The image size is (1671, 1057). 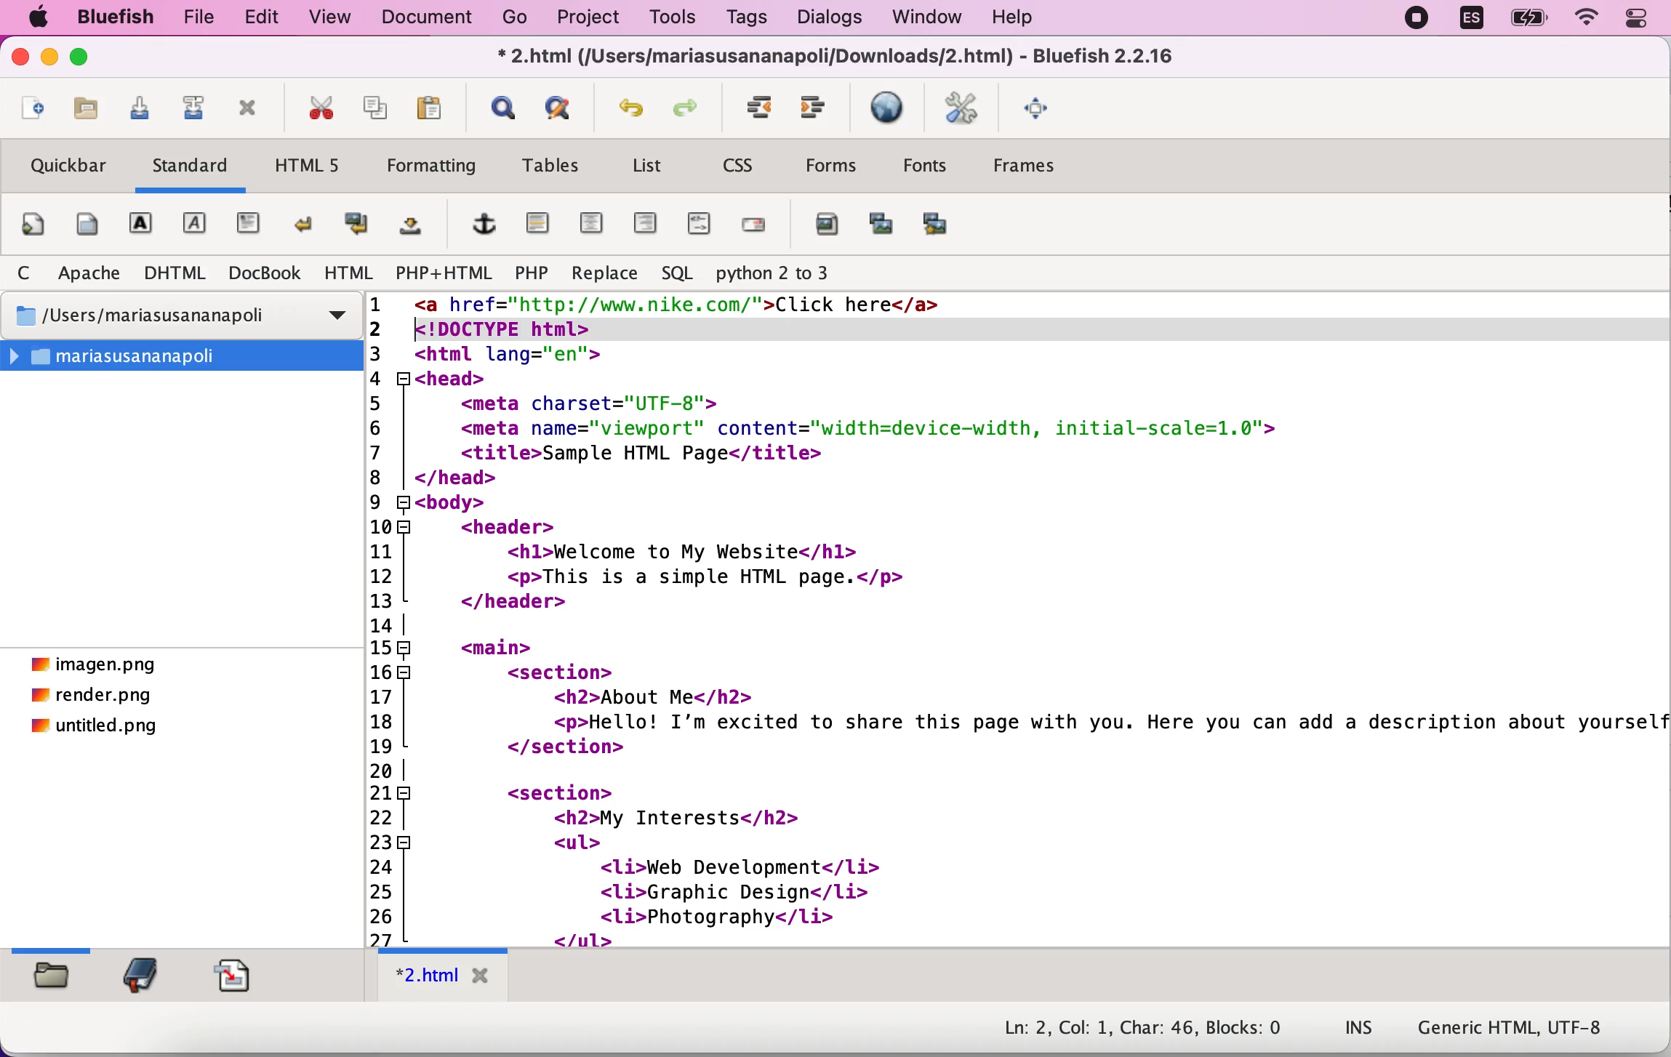 I want to click on imagen.png, so click(x=94, y=665).